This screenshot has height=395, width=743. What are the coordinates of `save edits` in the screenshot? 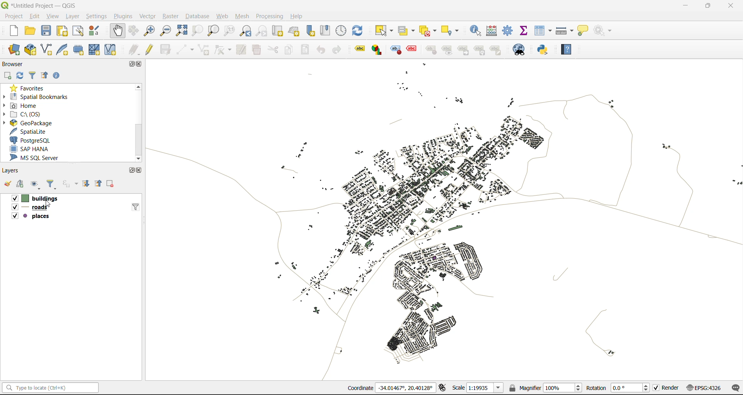 It's located at (165, 49).